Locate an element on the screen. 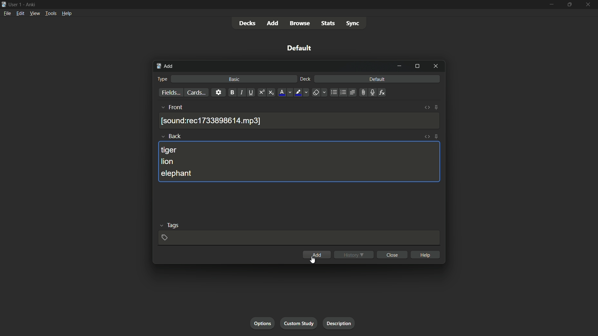 Image resolution: width=598 pixels, height=336 pixels. back is located at coordinates (176, 136).